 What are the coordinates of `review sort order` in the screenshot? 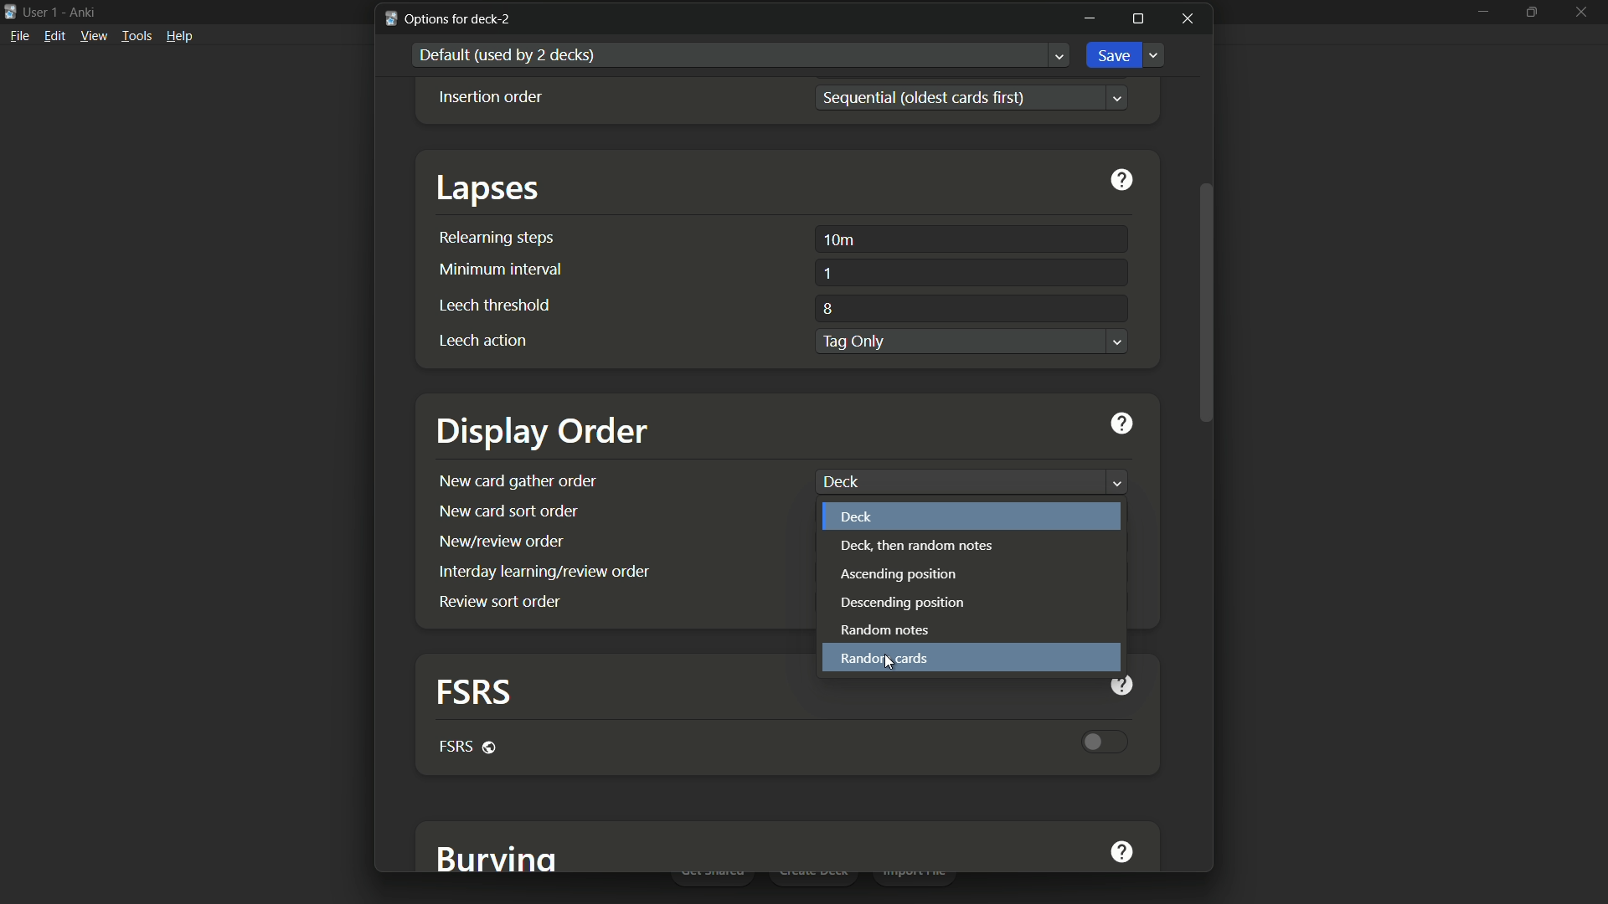 It's located at (499, 600).